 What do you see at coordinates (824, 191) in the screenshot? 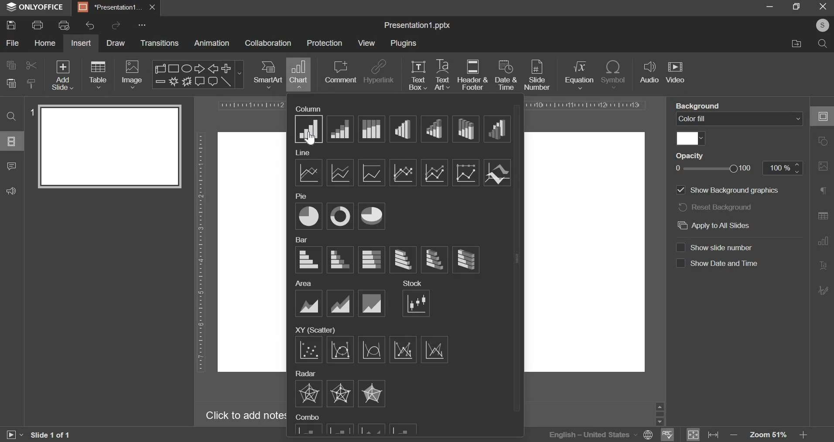
I see `paragraph settings` at bounding box center [824, 191].